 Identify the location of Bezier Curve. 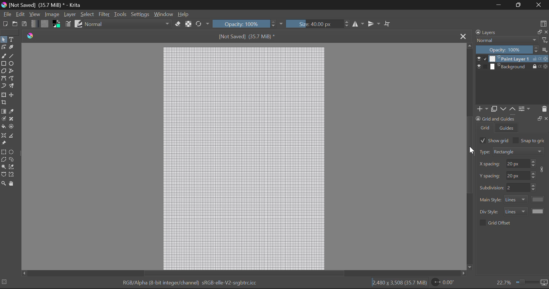
(4, 79).